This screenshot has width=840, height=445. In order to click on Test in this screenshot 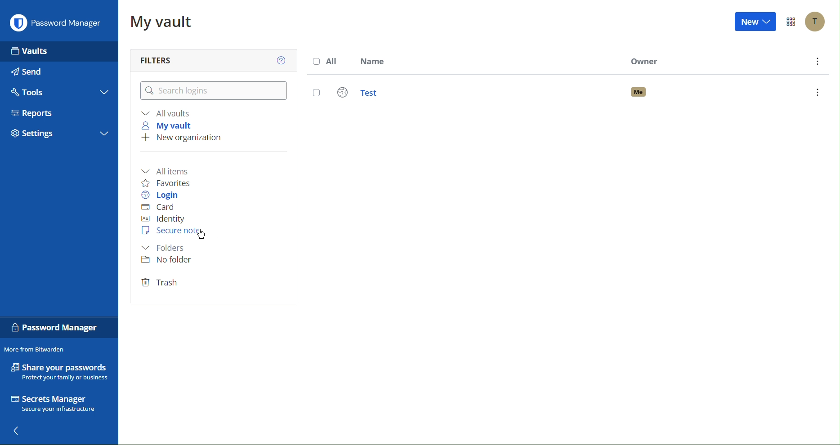, I will do `click(568, 92)`.